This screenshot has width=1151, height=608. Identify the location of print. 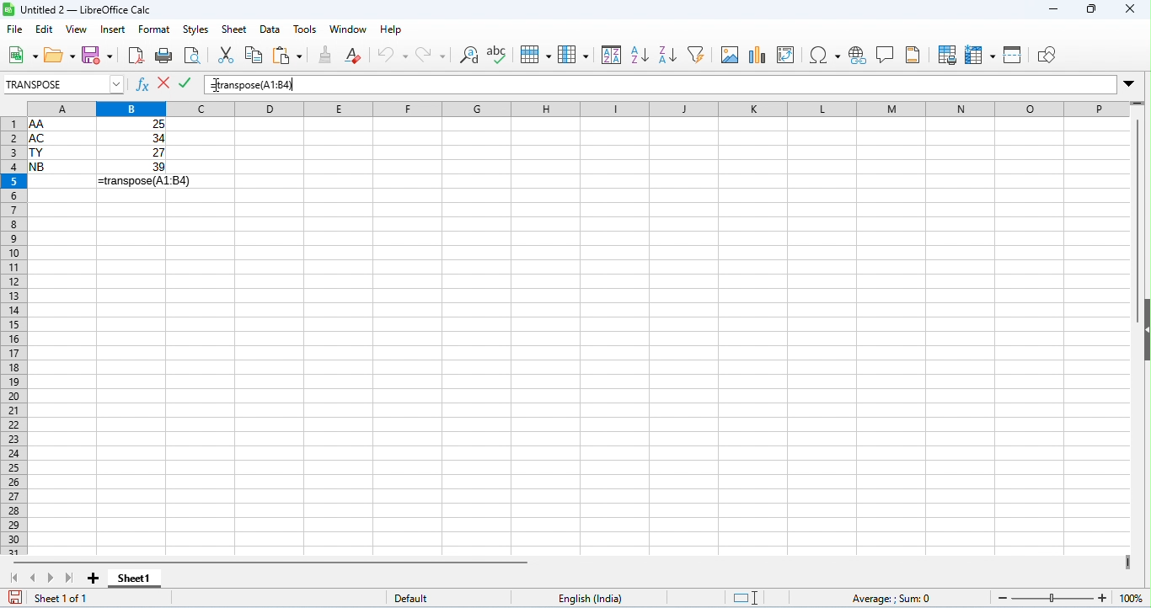
(163, 57).